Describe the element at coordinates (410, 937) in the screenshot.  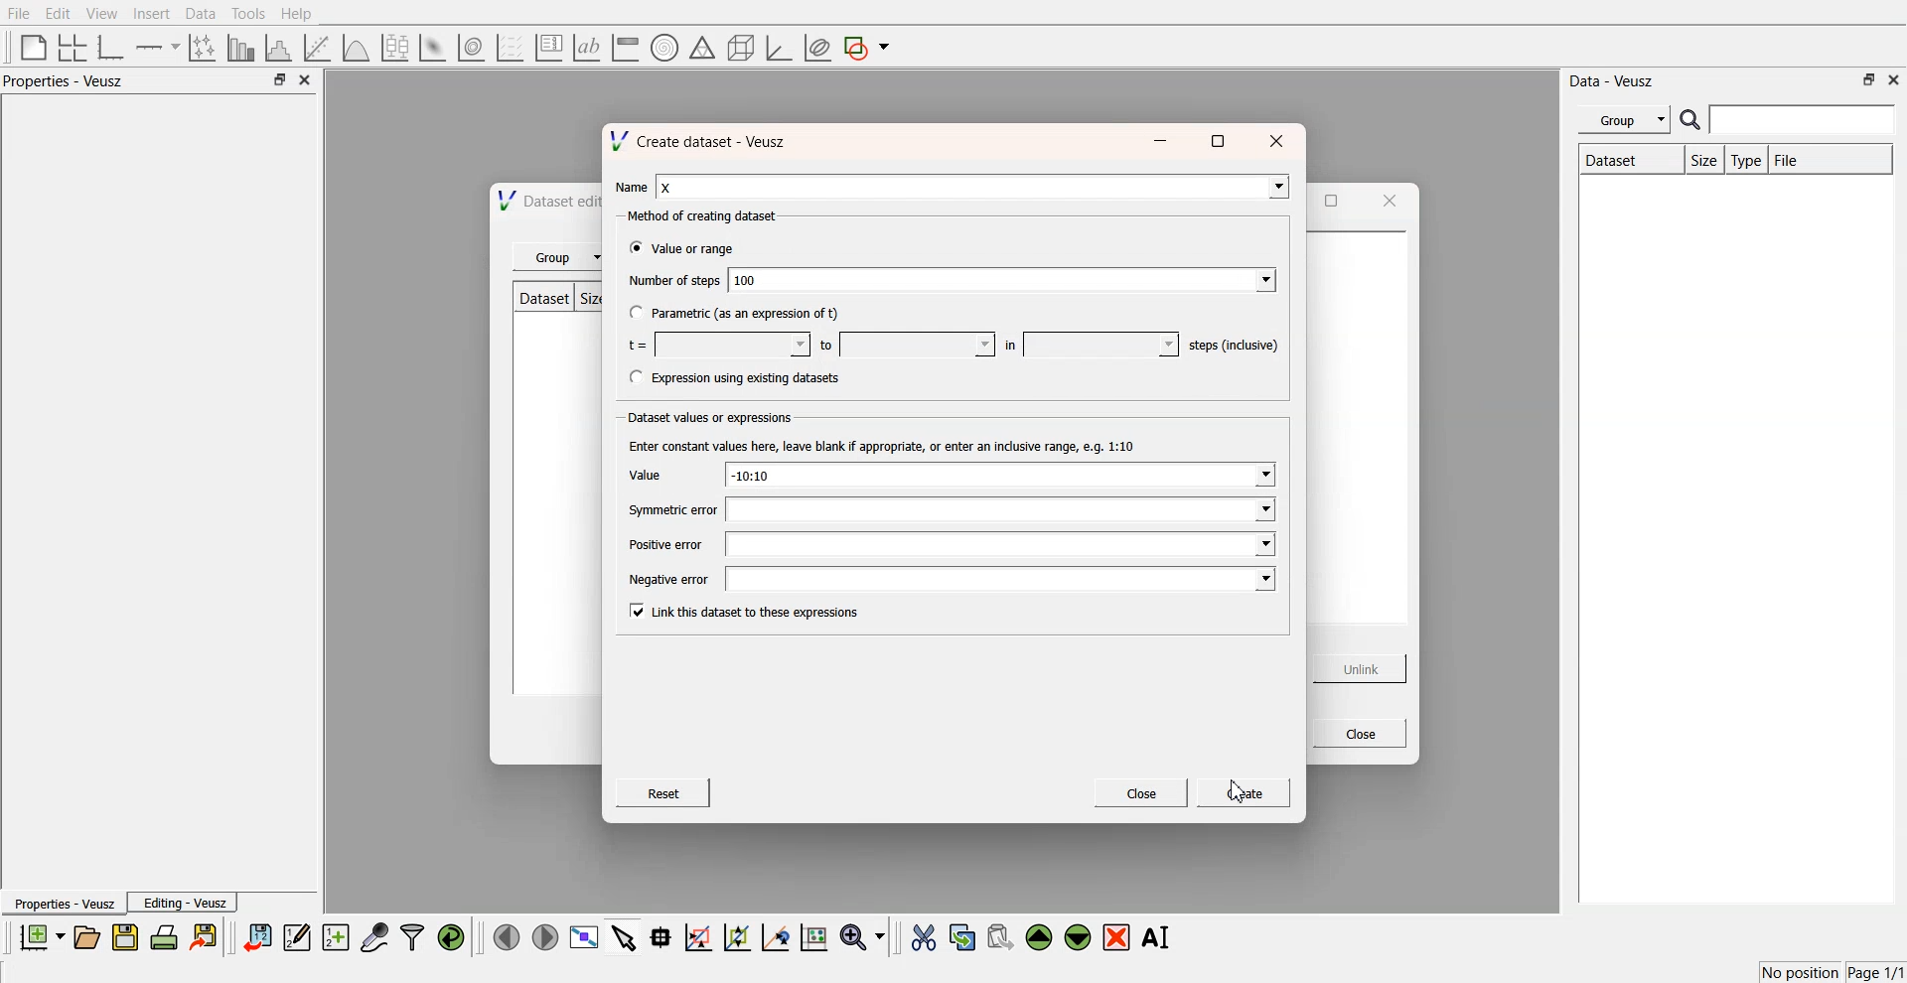
I see `filters` at that location.